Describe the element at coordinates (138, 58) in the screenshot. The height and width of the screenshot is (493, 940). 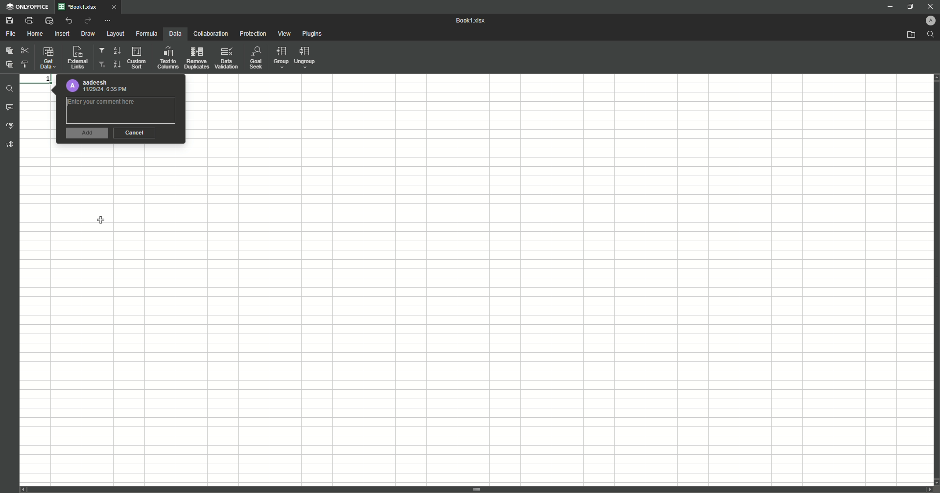
I see `Custom Sort` at that location.